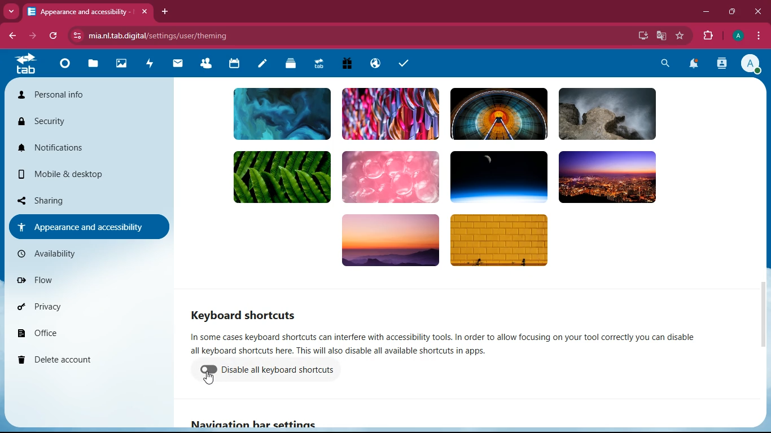  What do you see at coordinates (292, 65) in the screenshot?
I see `layers` at bounding box center [292, 65].